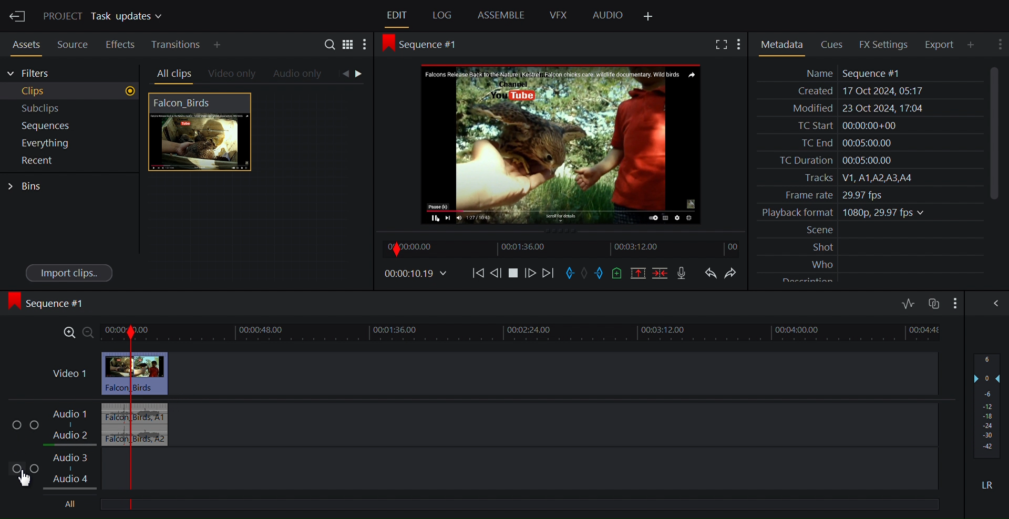 The width and height of the screenshot is (1009, 519). Describe the element at coordinates (933, 304) in the screenshot. I see `Toggle audio track sync` at that location.